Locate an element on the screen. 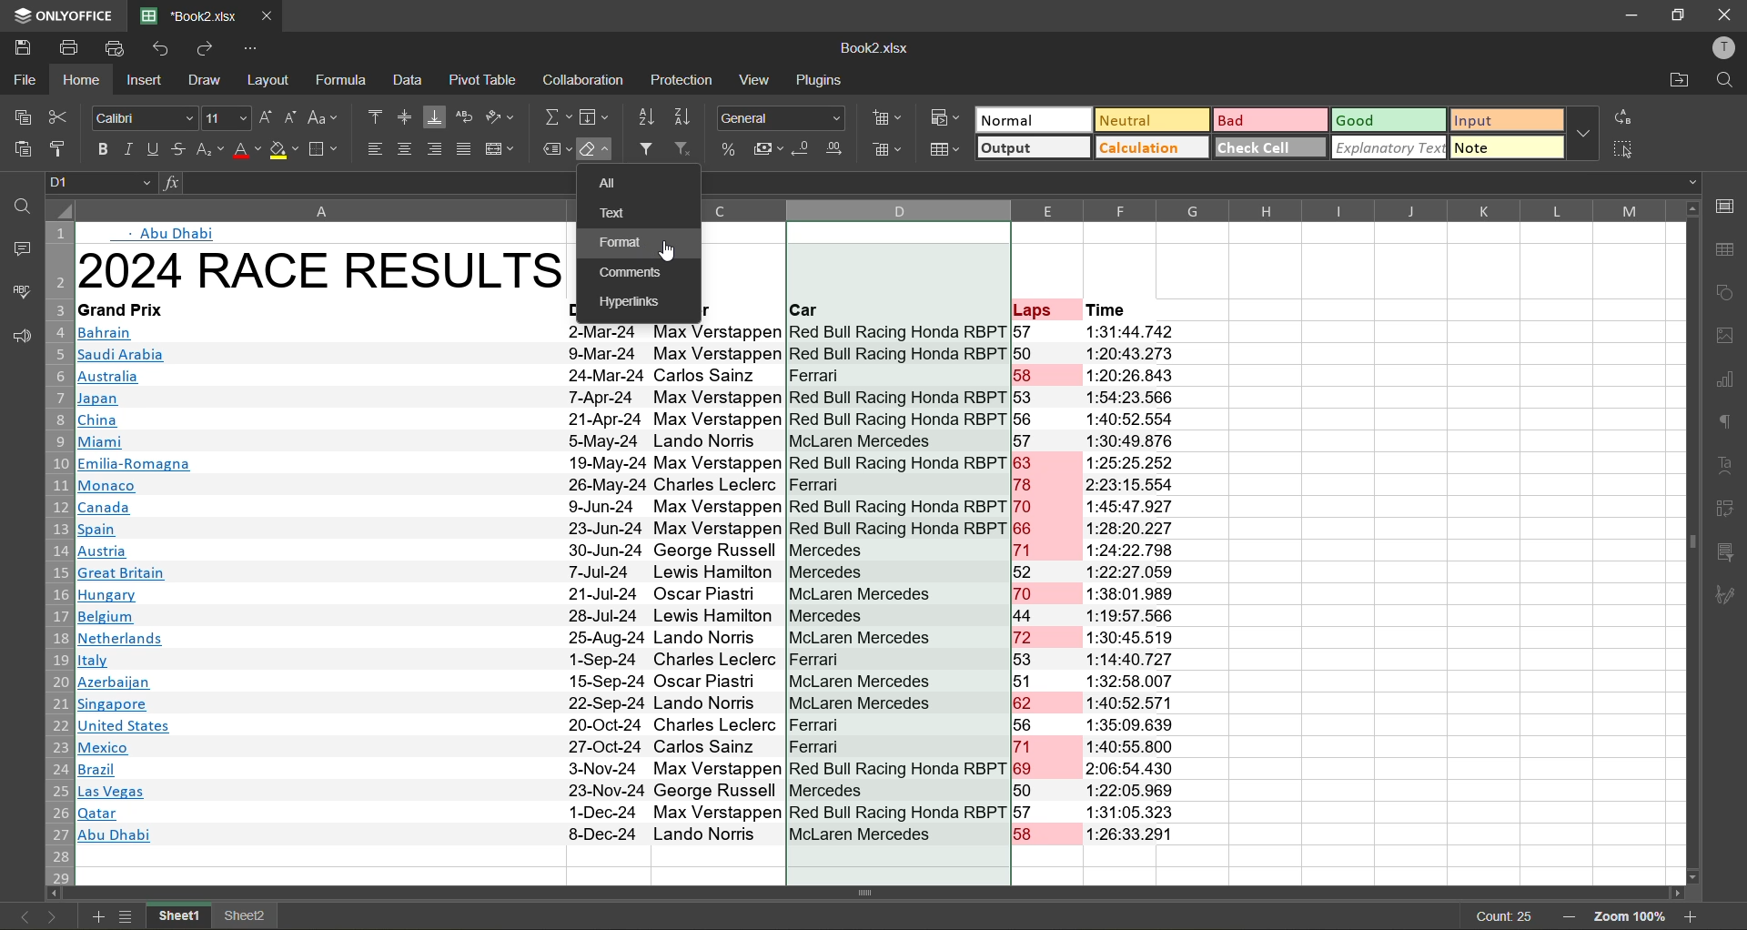  images is located at coordinates (1729, 339).